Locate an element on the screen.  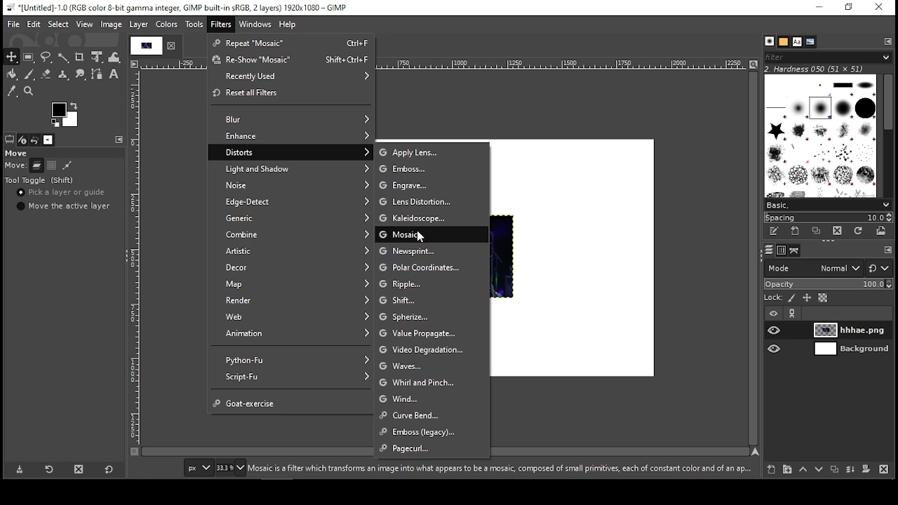
zoom tool is located at coordinates (29, 91).